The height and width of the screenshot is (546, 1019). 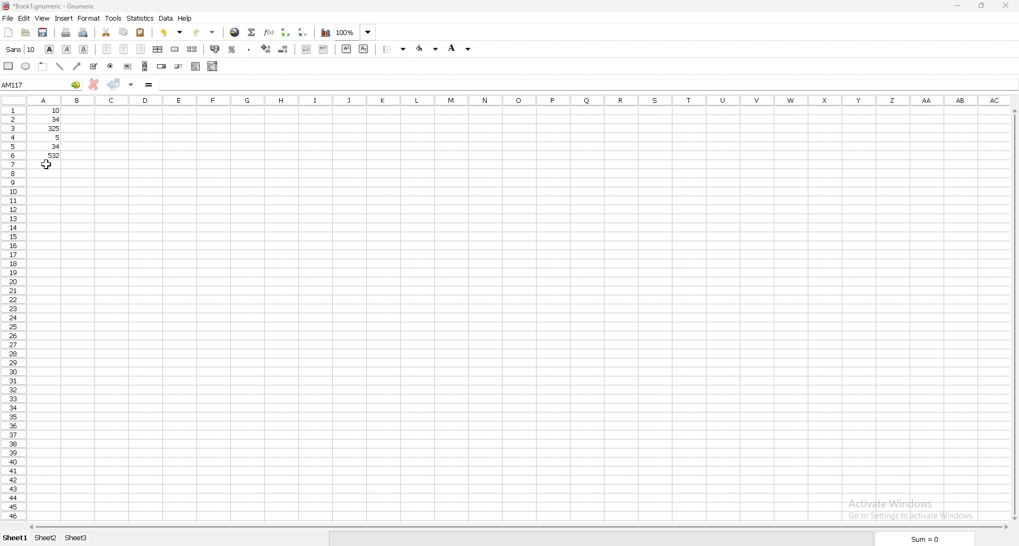 I want to click on statistics, so click(x=141, y=18).